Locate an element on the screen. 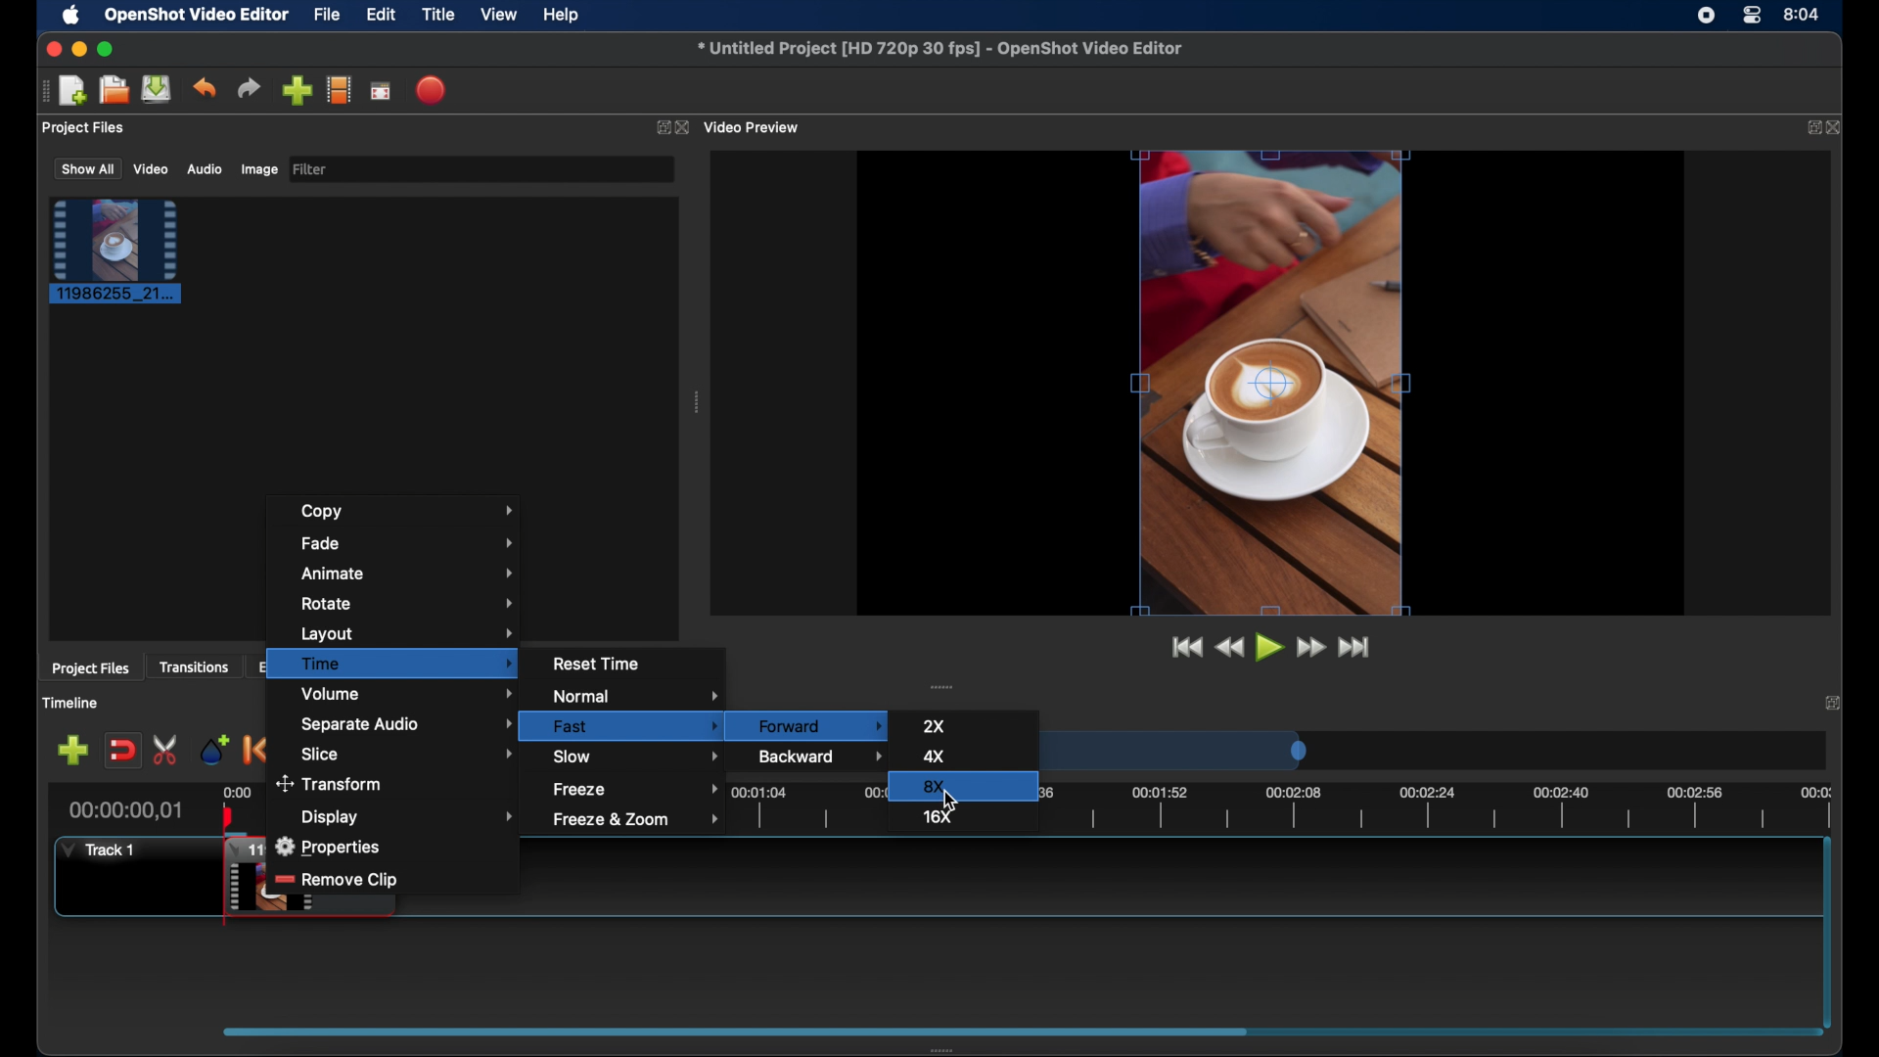 The image size is (1879, 1057). fastfoward is located at coordinates (1312, 647).